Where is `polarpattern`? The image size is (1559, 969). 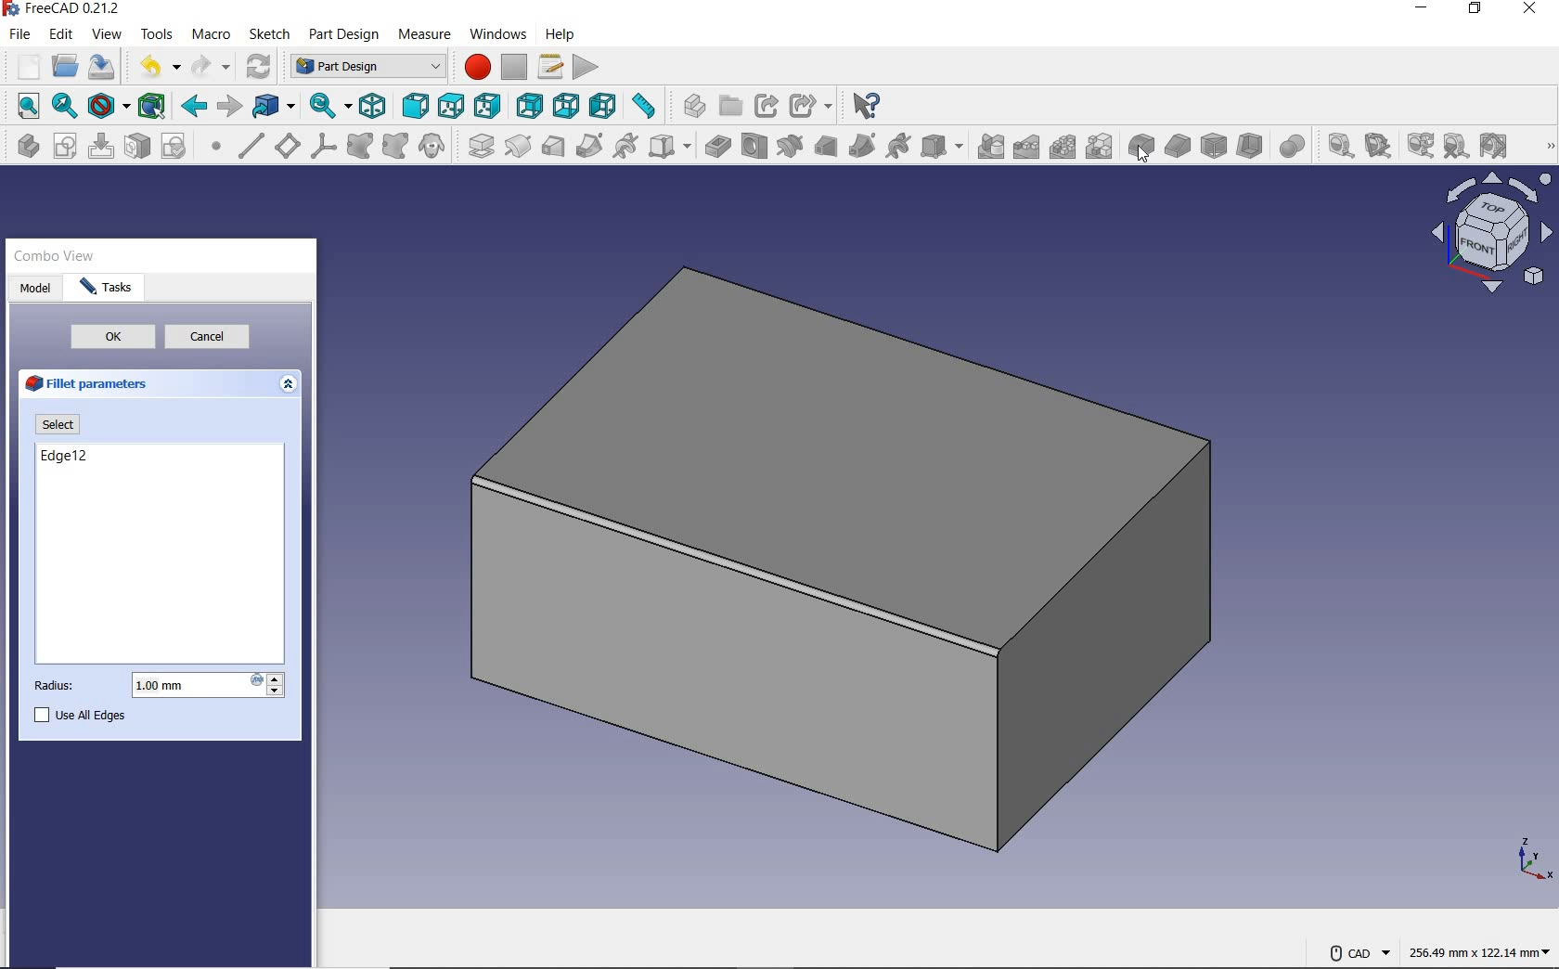
polarpattern is located at coordinates (1062, 147).